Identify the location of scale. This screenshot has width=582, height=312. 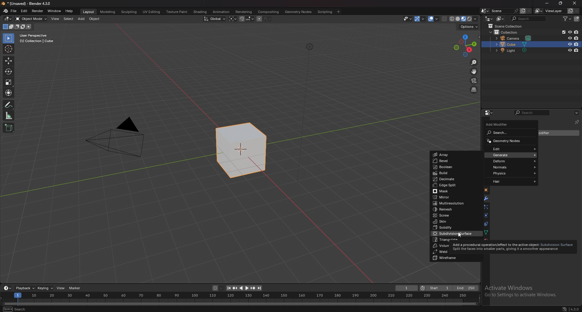
(9, 82).